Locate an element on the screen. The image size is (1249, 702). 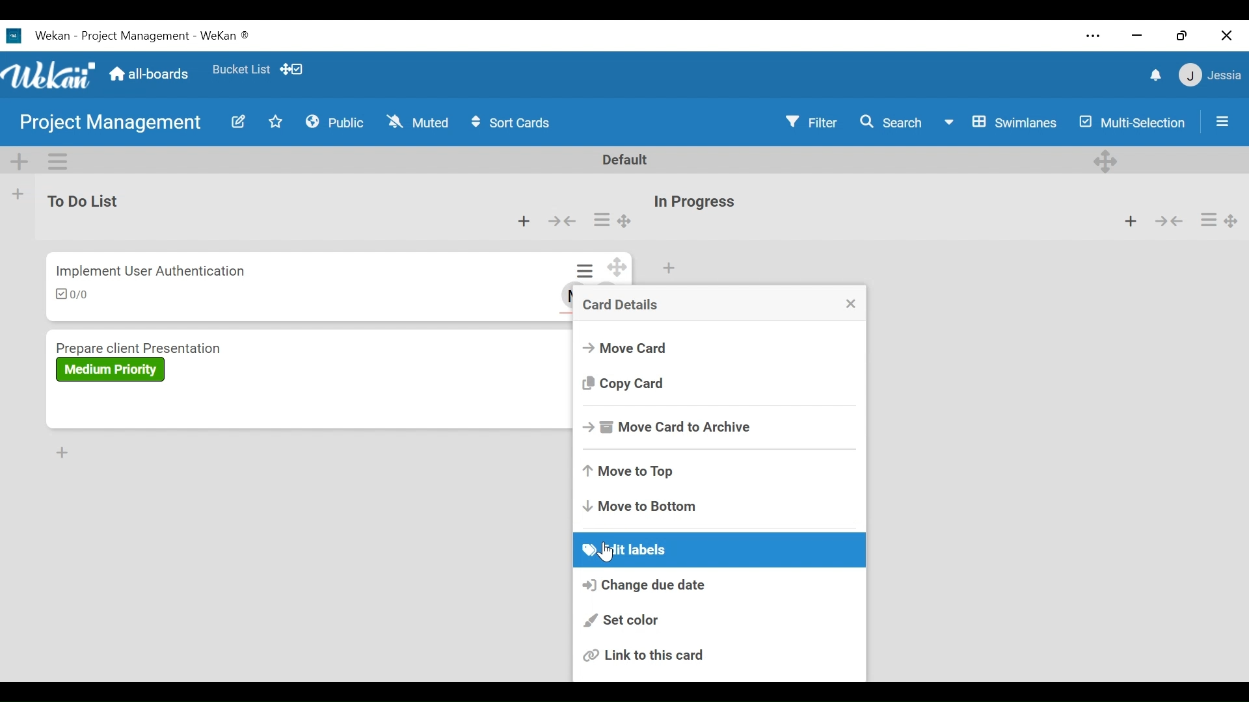
Set color is located at coordinates (627, 621).